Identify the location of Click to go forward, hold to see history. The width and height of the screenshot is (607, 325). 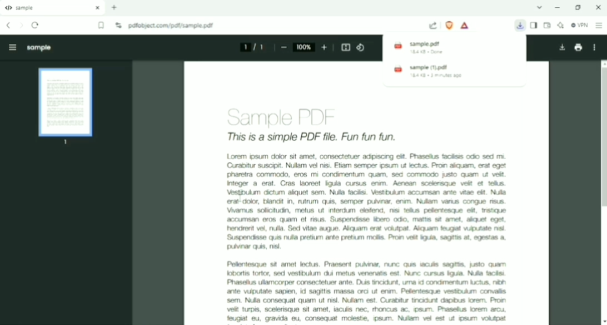
(21, 26).